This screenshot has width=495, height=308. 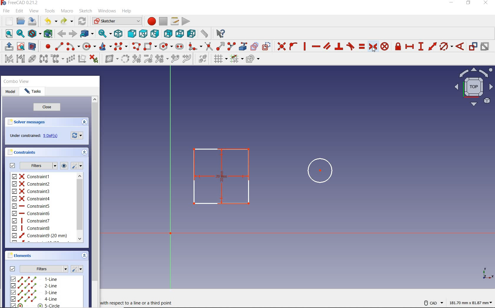 I want to click on settings, so click(x=77, y=166).